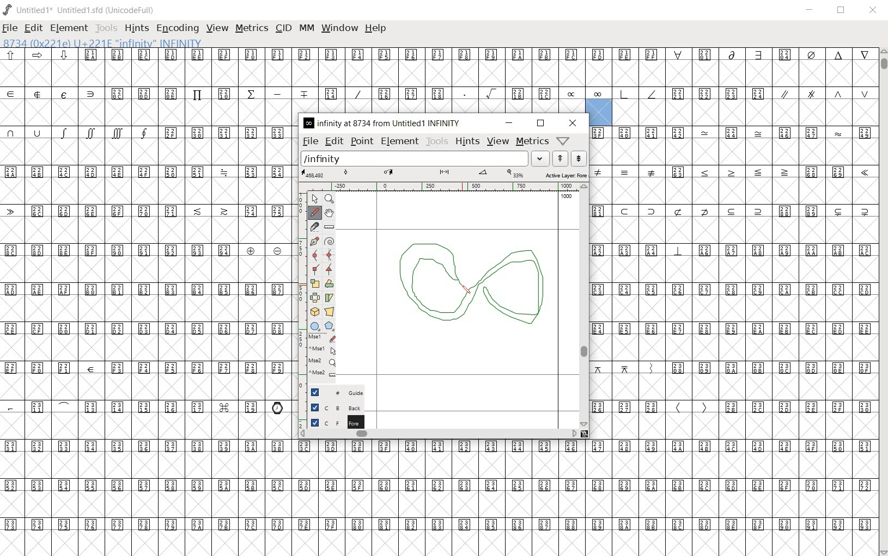  What do you see at coordinates (737, 310) in the screenshot?
I see `empty glyph slots` at bounding box center [737, 310].